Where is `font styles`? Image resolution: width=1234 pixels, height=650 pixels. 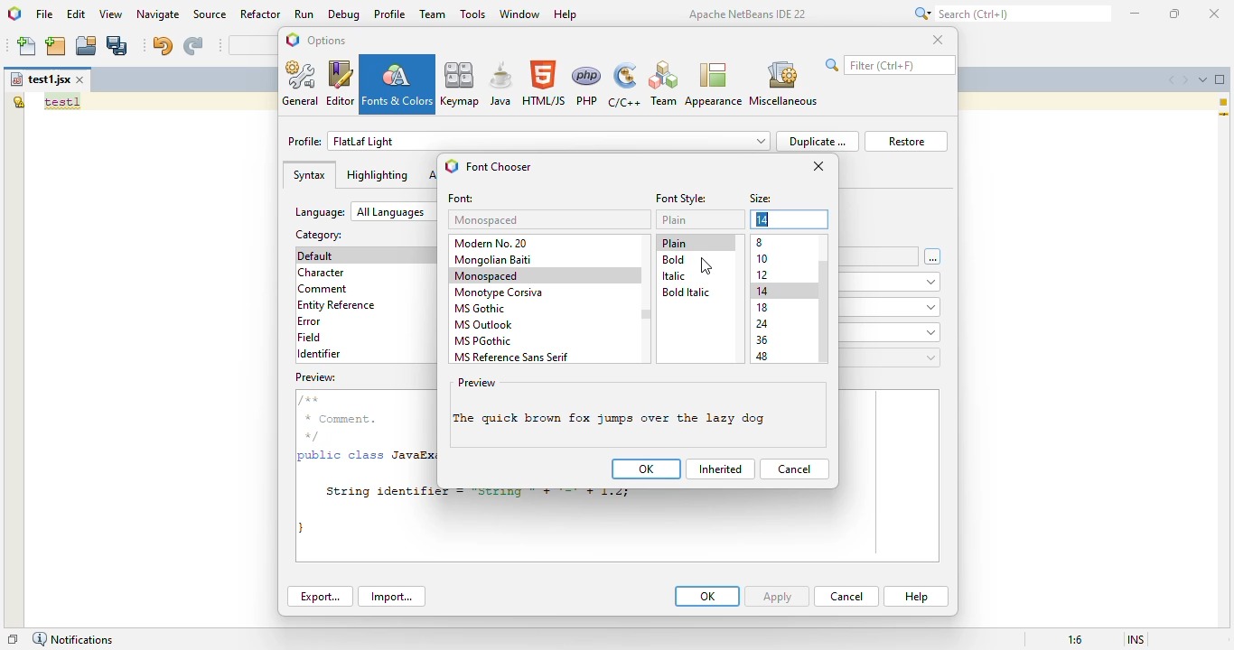 font styles is located at coordinates (682, 199).